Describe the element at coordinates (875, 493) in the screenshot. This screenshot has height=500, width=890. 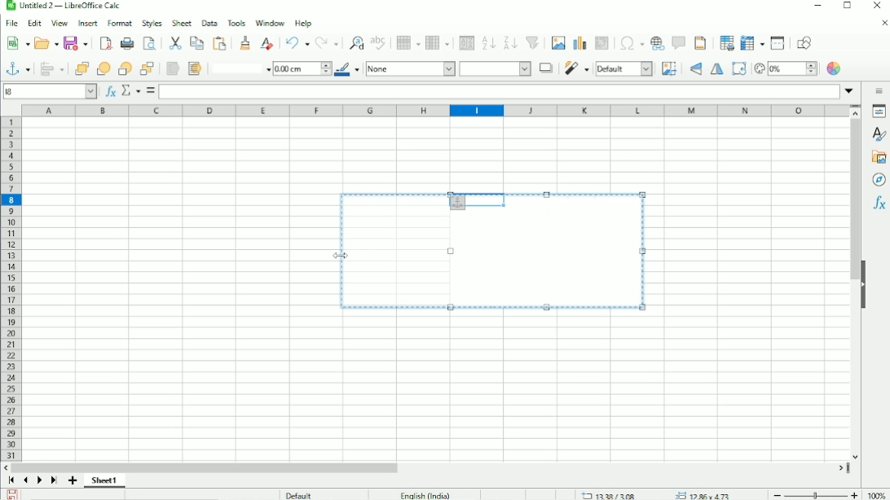
I see `Zoom factor` at that location.